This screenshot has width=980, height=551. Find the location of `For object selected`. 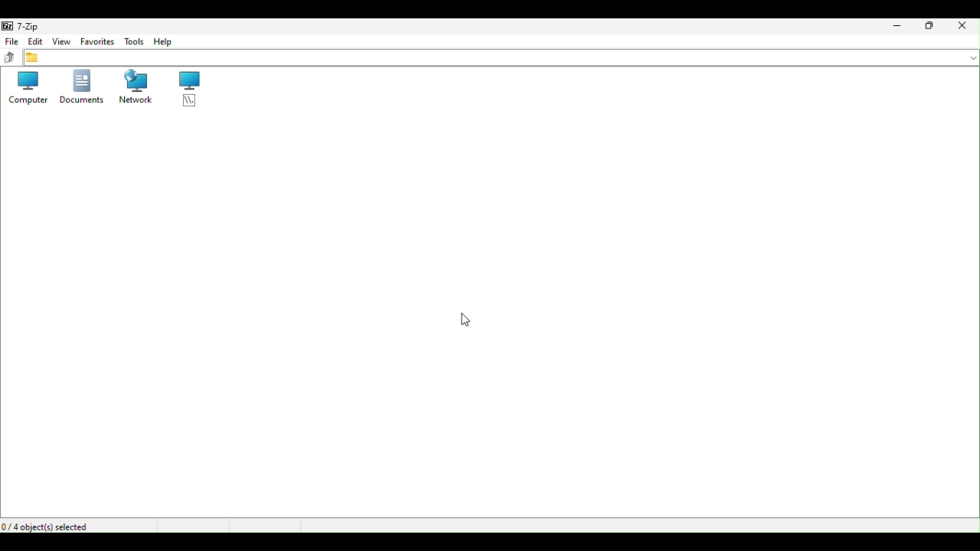

For object selected is located at coordinates (52, 525).